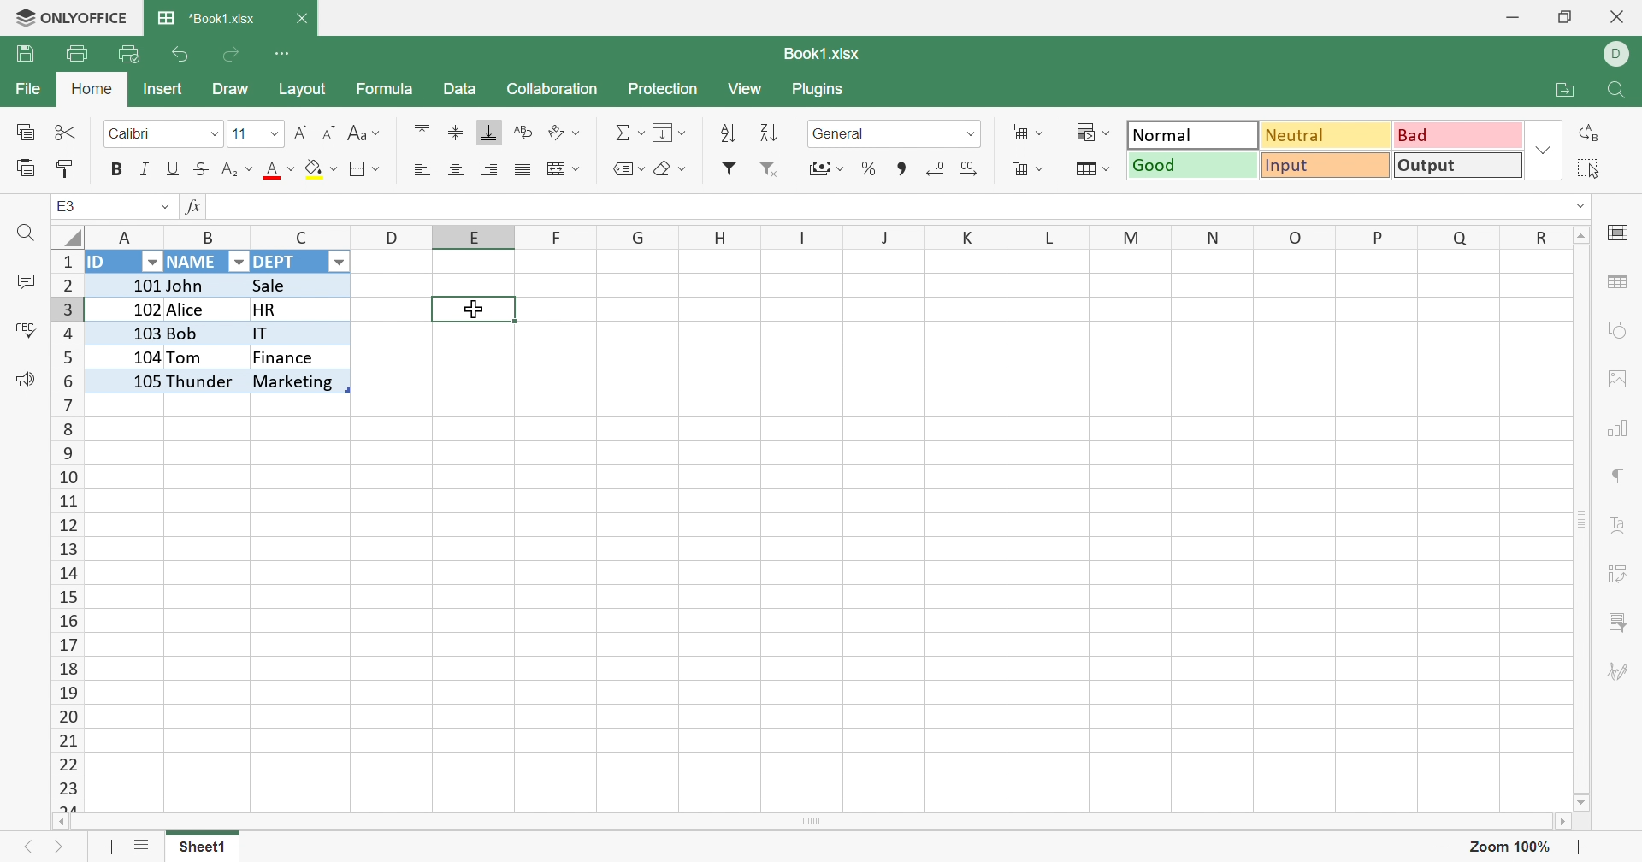  I want to click on Close, so click(304, 16).